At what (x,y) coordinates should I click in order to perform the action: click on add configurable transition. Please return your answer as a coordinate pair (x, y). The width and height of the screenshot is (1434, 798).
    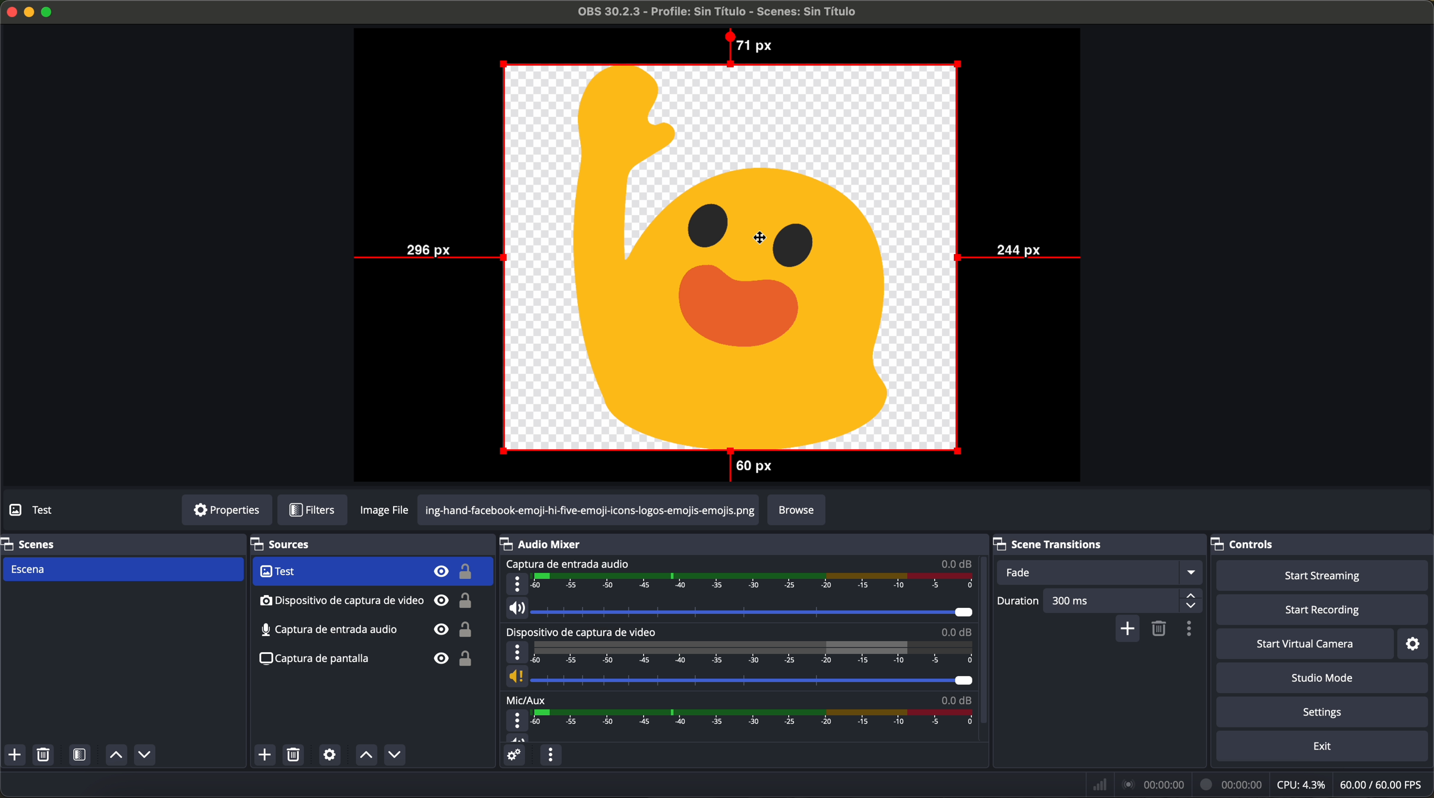
    Looking at the image, I should click on (1128, 630).